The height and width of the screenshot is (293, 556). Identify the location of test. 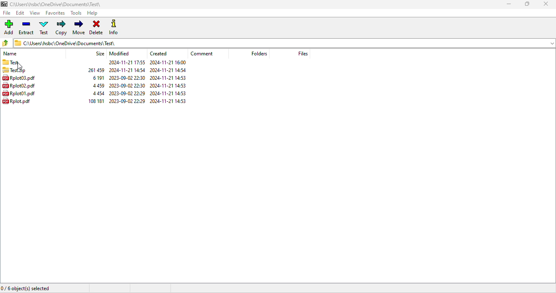
(44, 27).